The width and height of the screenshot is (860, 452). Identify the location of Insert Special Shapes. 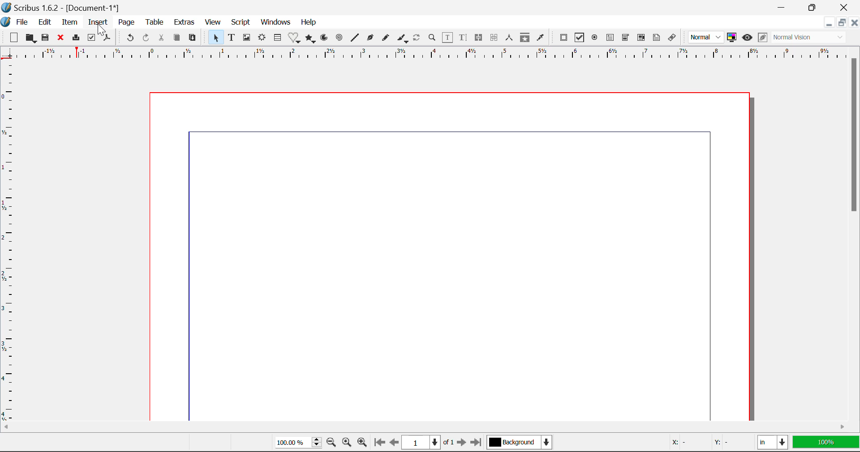
(295, 38).